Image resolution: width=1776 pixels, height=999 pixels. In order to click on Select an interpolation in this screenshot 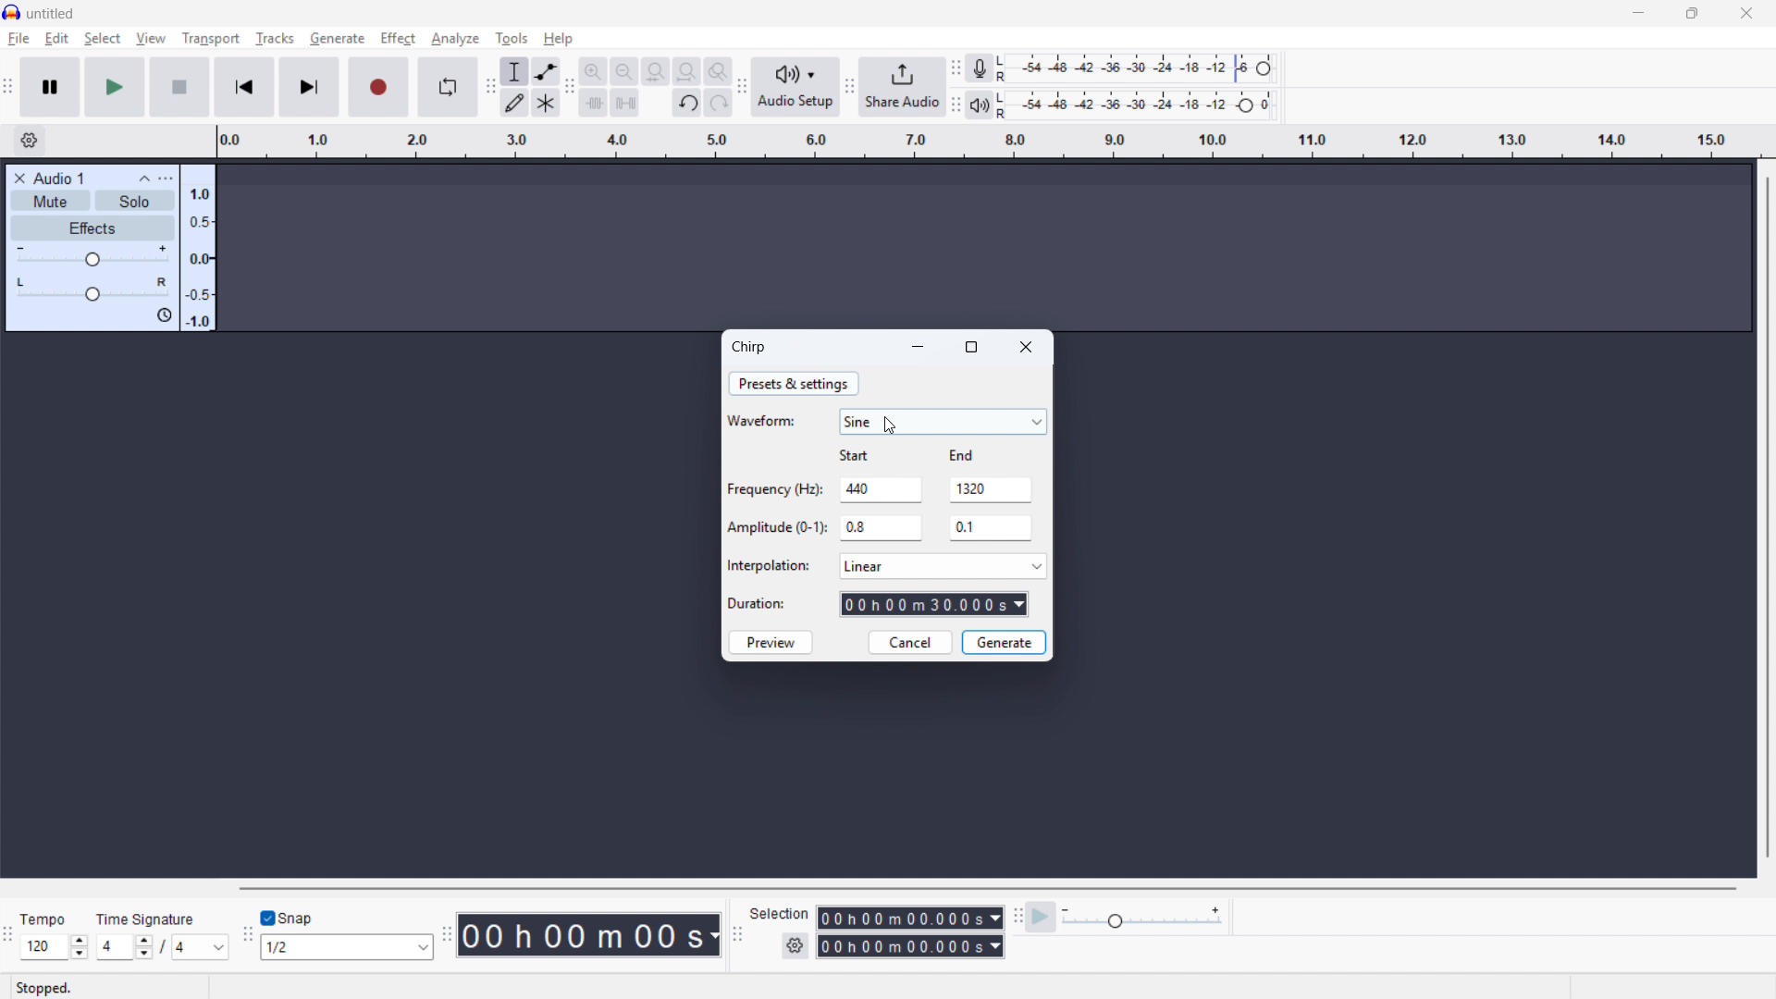, I will do `click(942, 565)`.